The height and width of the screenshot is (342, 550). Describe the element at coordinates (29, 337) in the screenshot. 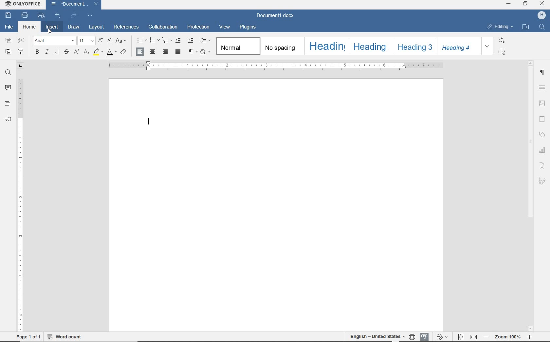

I see `page 1of 1` at that location.